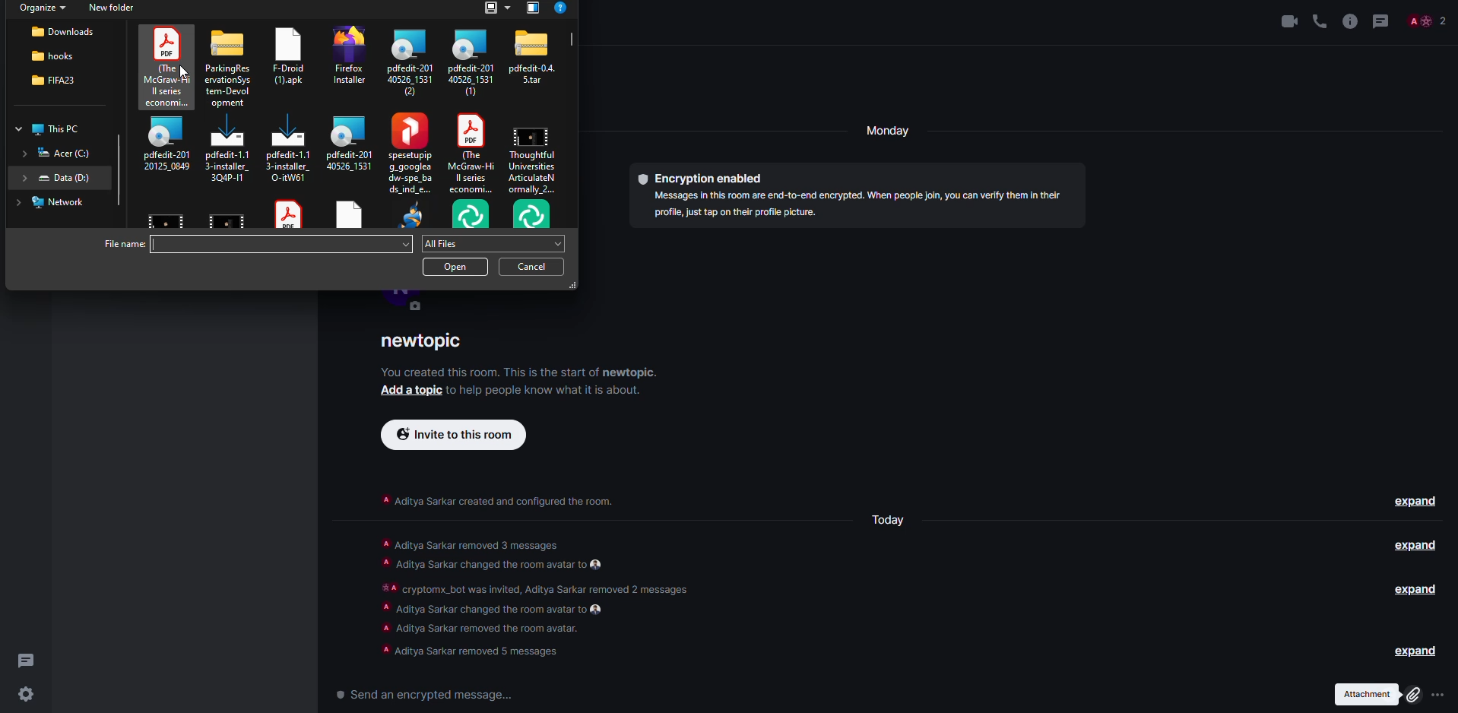 This screenshot has width=1458, height=713. Describe the element at coordinates (497, 9) in the screenshot. I see `list` at that location.